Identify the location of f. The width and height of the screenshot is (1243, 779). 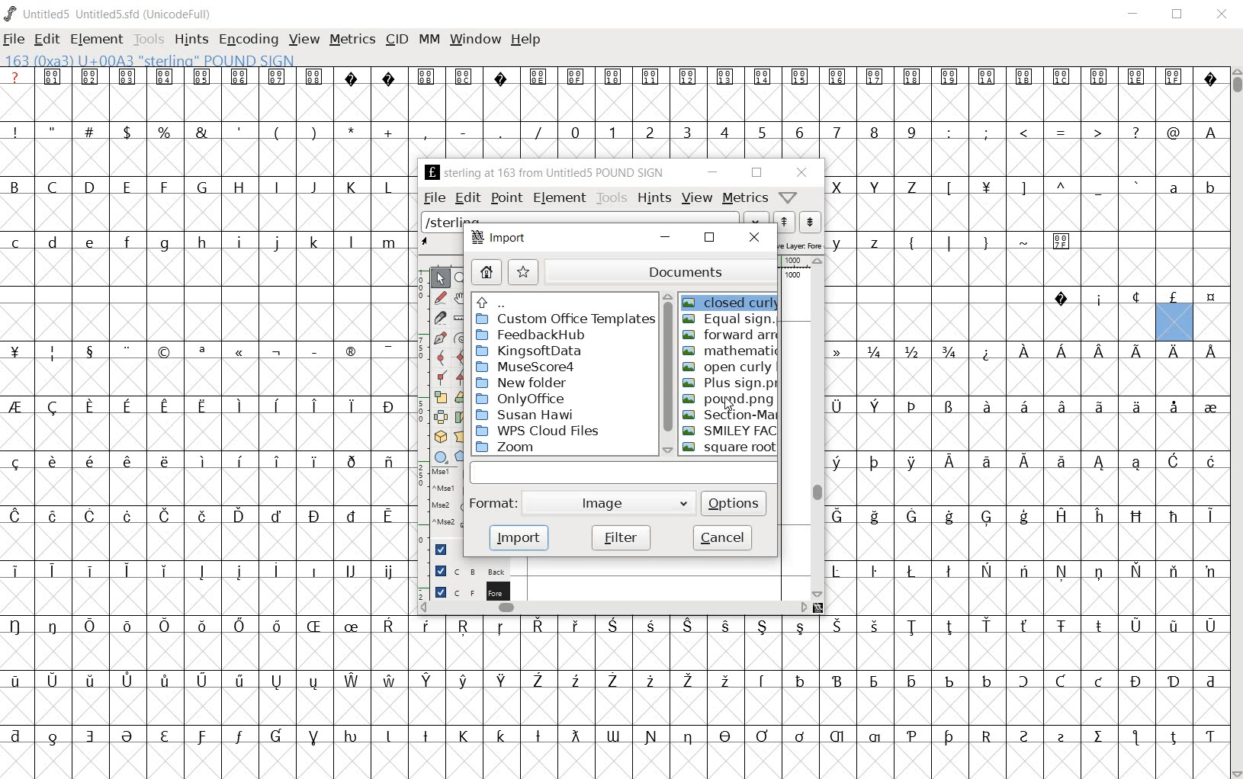
(127, 245).